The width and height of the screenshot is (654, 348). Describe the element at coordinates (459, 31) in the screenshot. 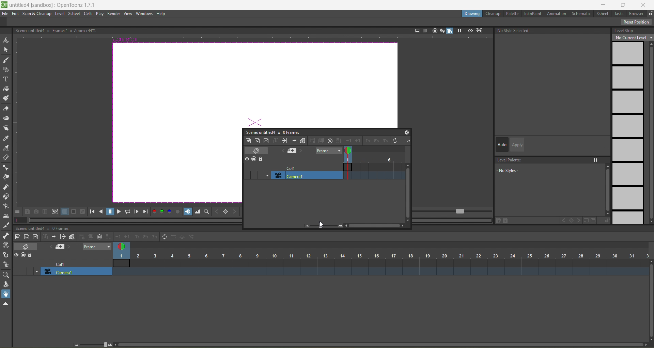

I see `freeze` at that location.